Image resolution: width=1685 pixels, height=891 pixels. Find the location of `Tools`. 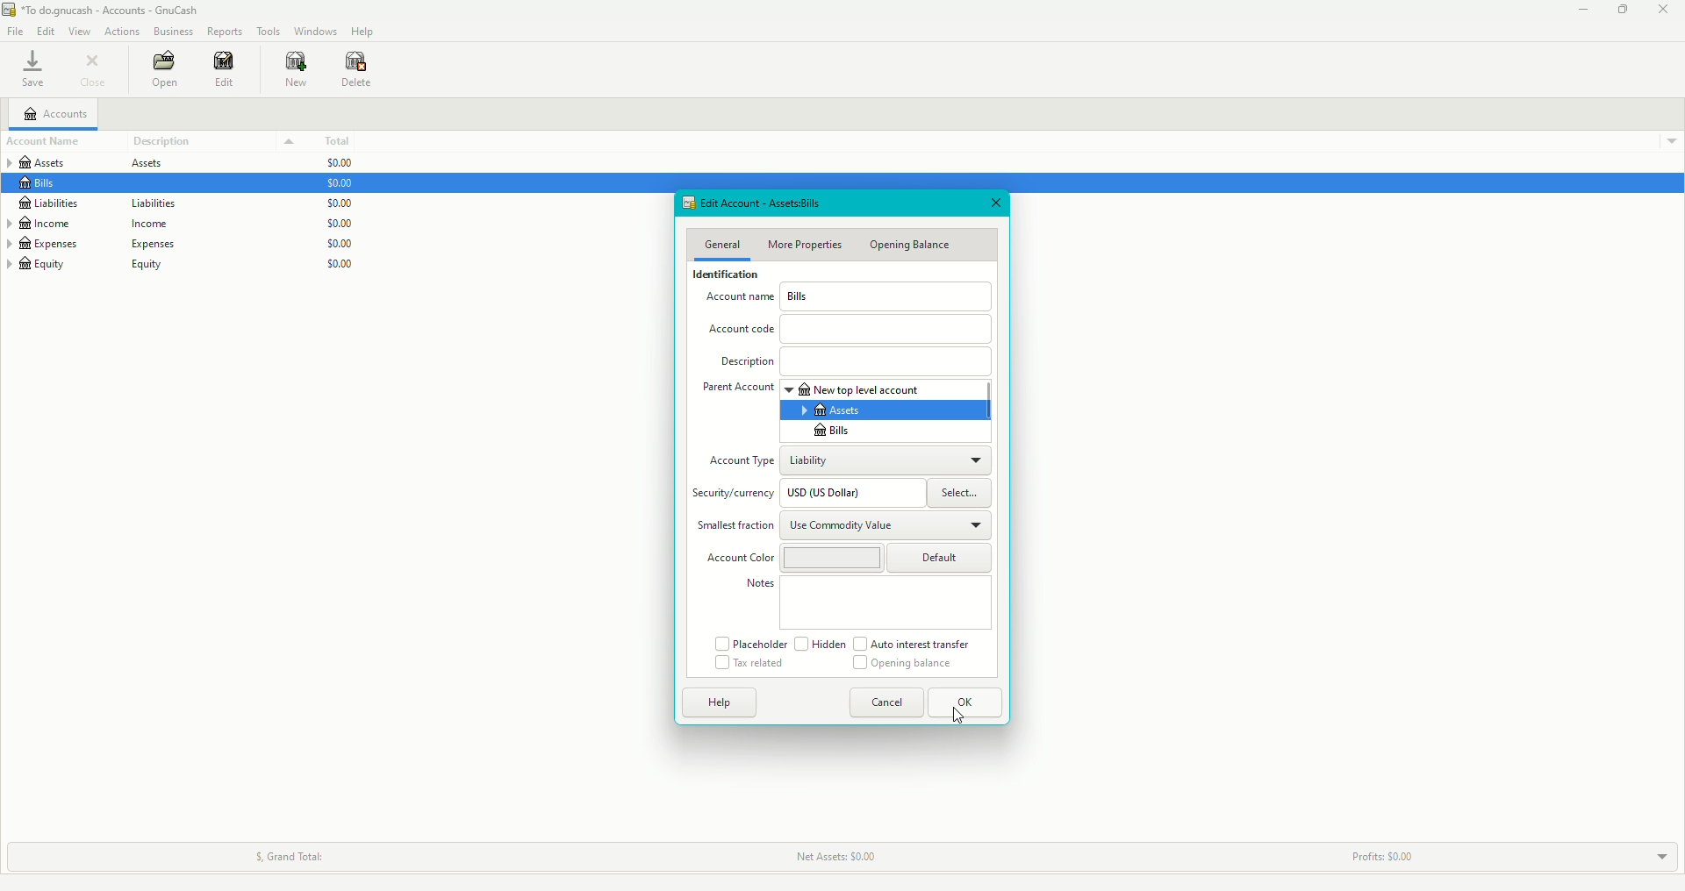

Tools is located at coordinates (270, 31).